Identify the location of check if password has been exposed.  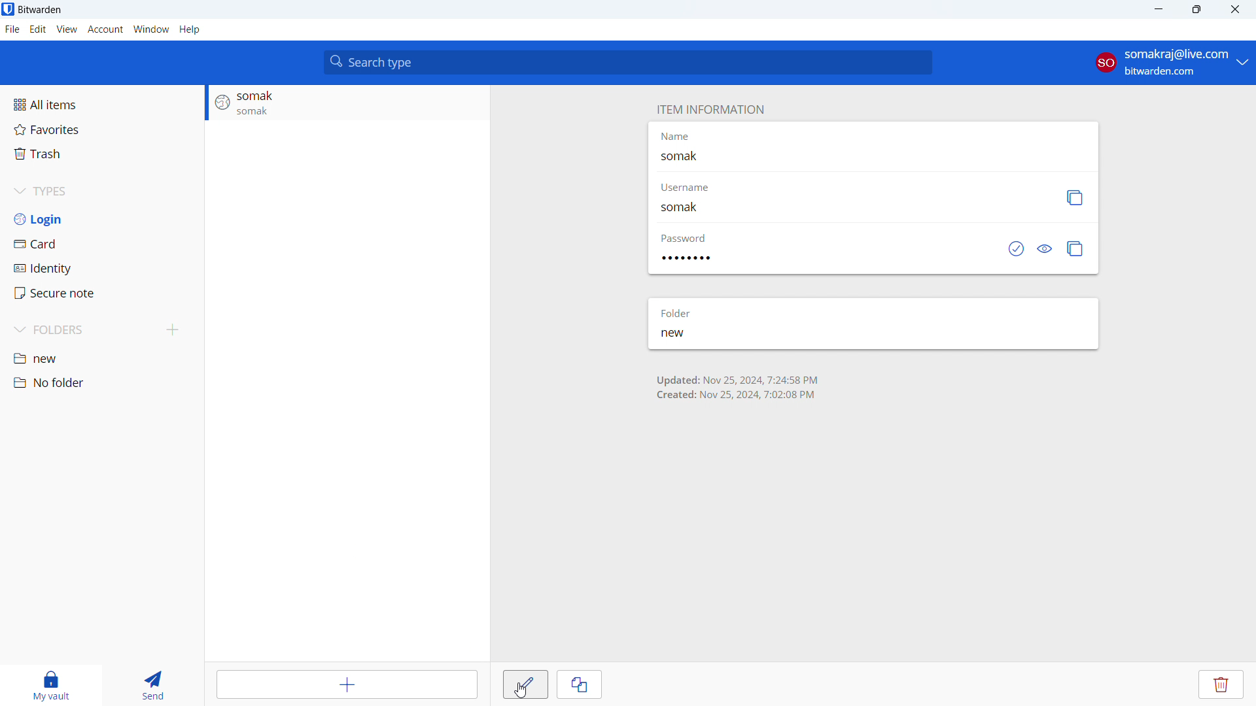
(1016, 248).